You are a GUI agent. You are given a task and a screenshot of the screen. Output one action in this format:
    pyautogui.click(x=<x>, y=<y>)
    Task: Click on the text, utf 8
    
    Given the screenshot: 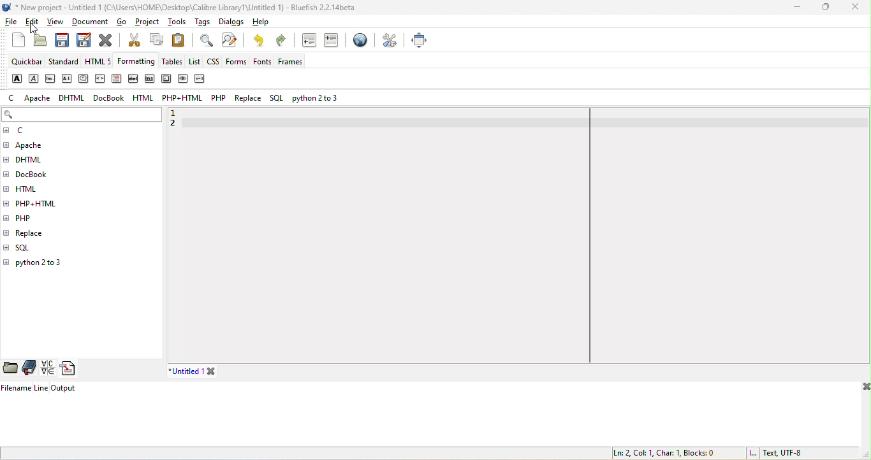 What is the action you would take?
    pyautogui.click(x=775, y=453)
    